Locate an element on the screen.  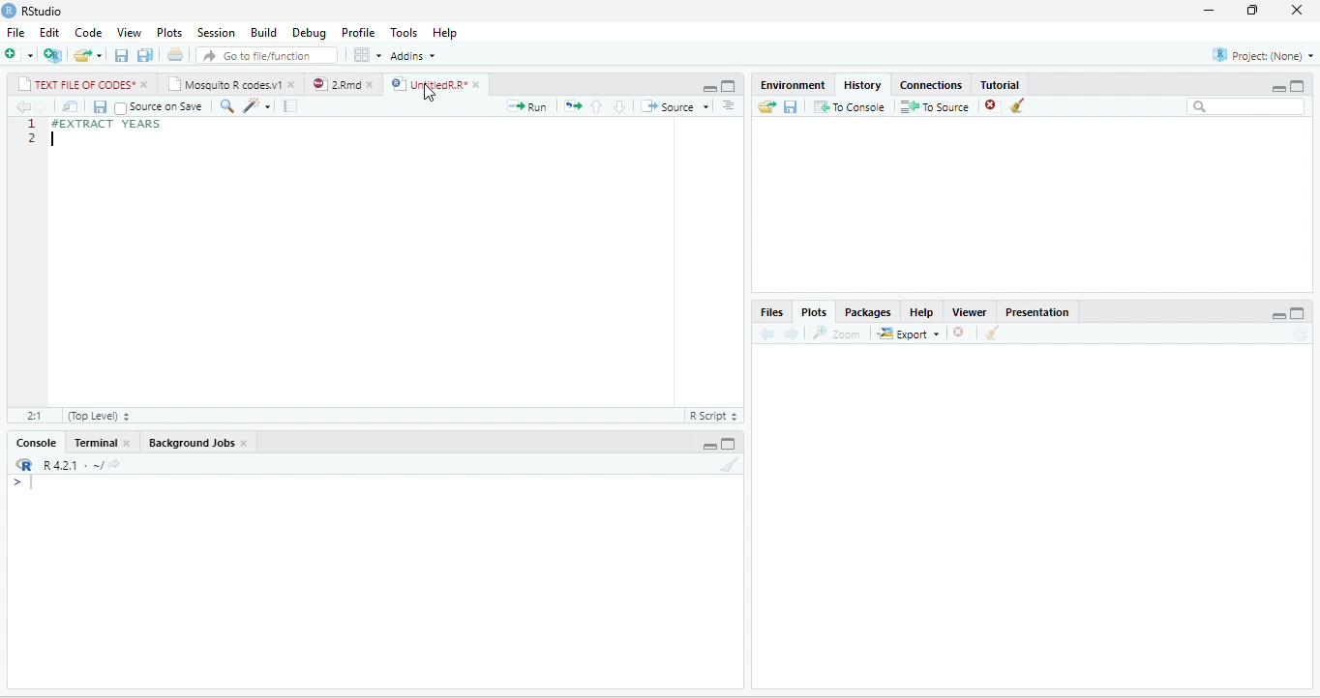
close is located at coordinates (146, 84).